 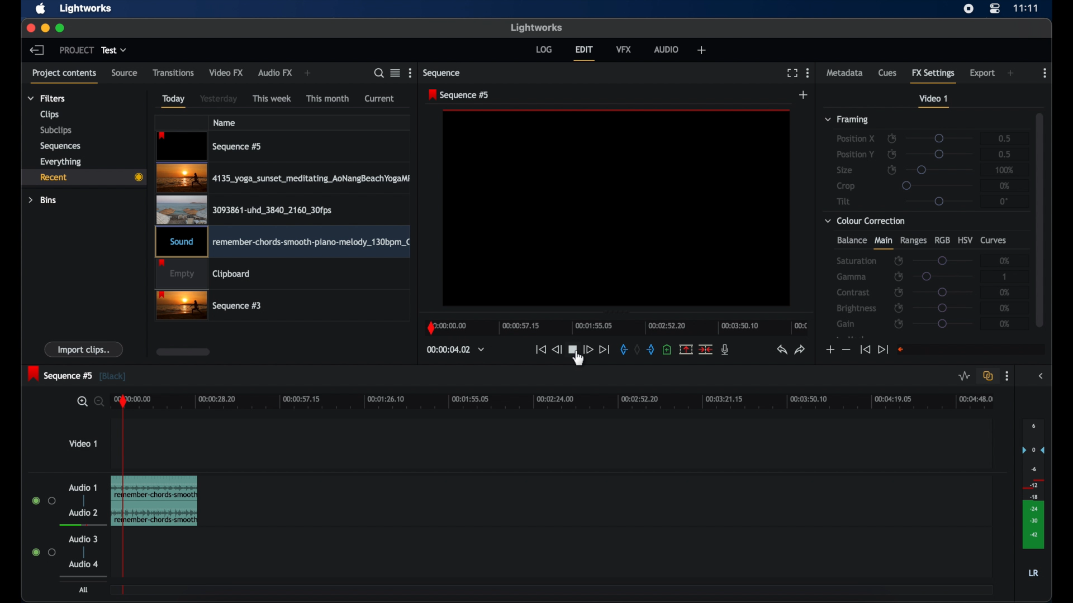 I want to click on saturation, so click(x=856, y=261).